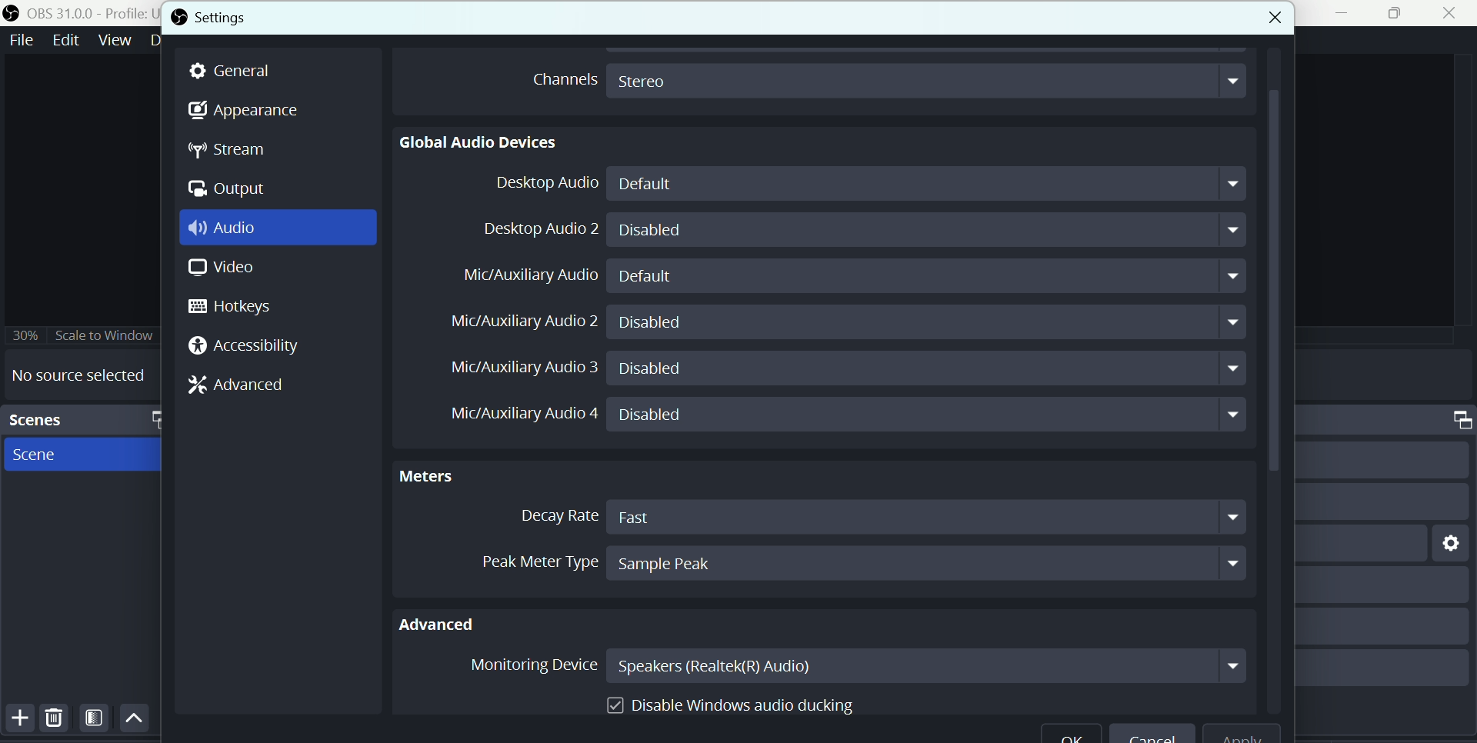 The width and height of the screenshot is (1477, 743). What do you see at coordinates (522, 559) in the screenshot?
I see `Peak meter Type` at bounding box center [522, 559].